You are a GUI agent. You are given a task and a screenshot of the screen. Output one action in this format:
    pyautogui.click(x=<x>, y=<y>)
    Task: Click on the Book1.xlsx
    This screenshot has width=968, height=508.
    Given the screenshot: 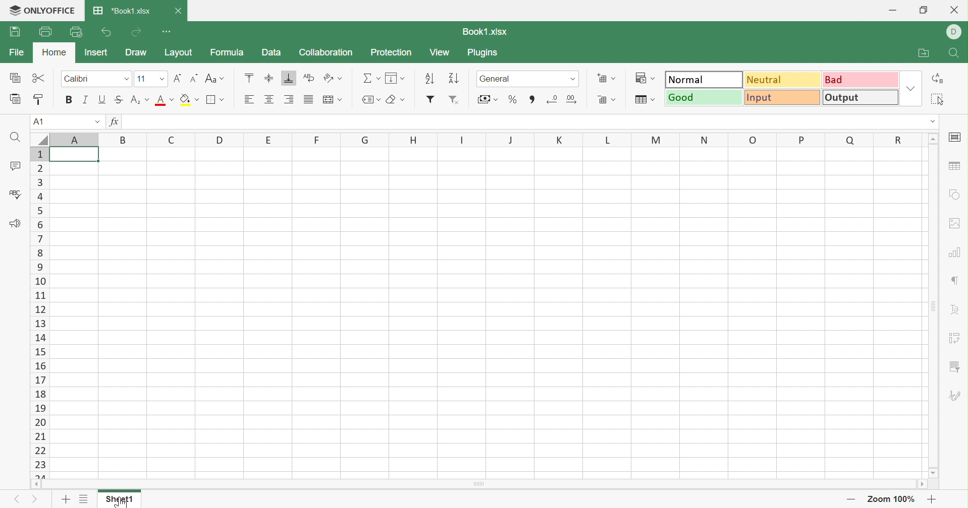 What is the action you would take?
    pyautogui.click(x=485, y=31)
    